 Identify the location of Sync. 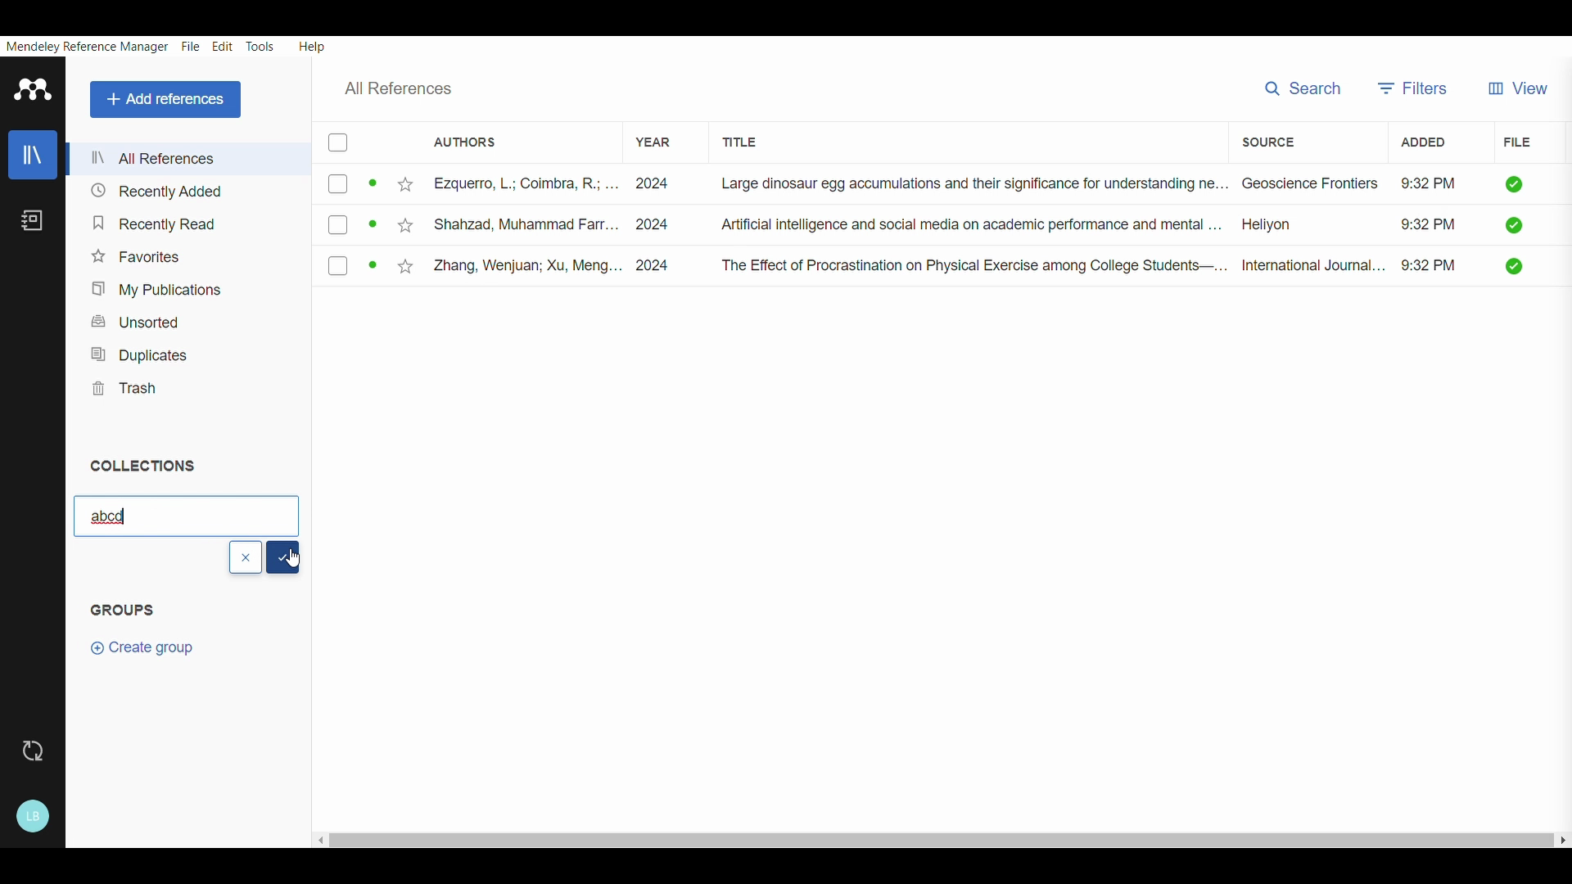
(32, 752).